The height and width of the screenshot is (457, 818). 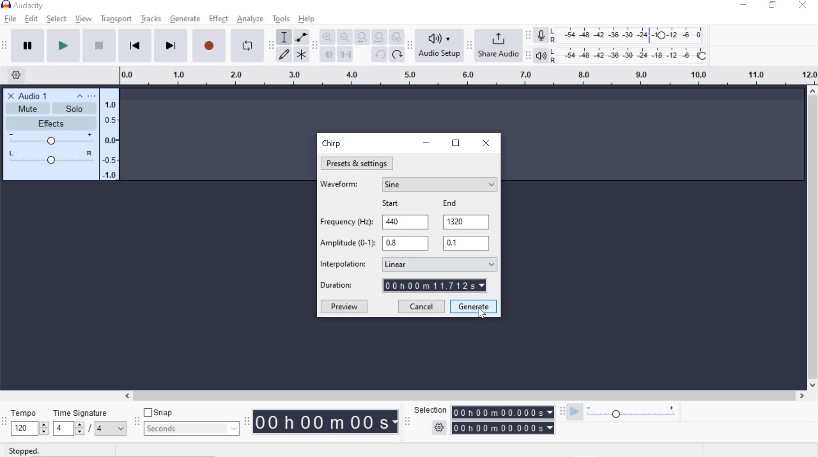 I want to click on preview, so click(x=345, y=307).